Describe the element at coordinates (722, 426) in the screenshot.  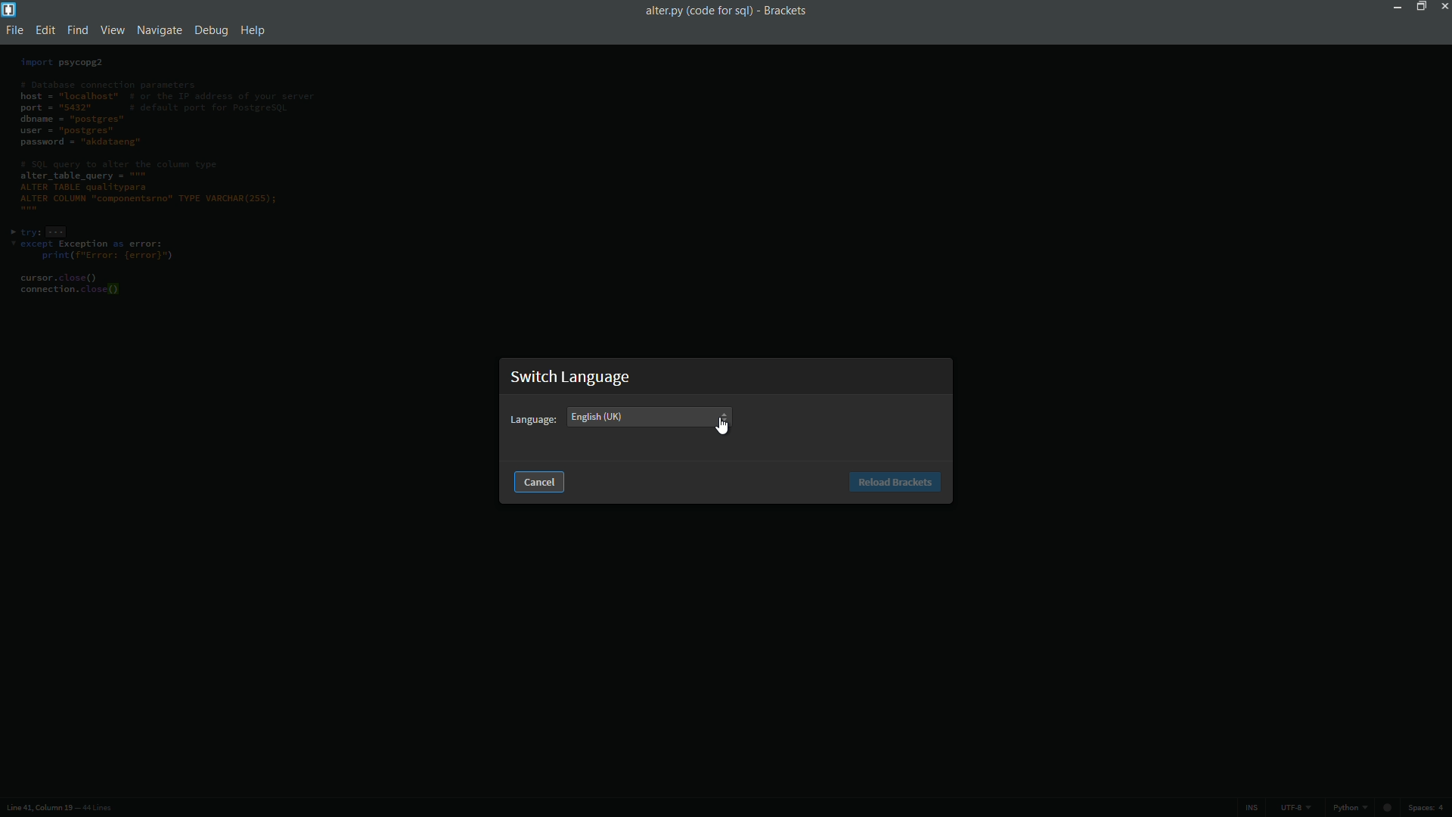
I see `cursor on dropdown` at that location.